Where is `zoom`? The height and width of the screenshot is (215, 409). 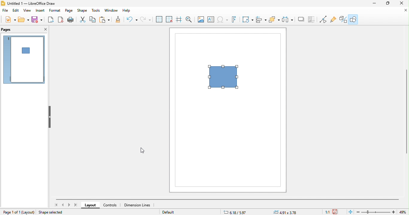 zoom is located at coordinates (376, 212).